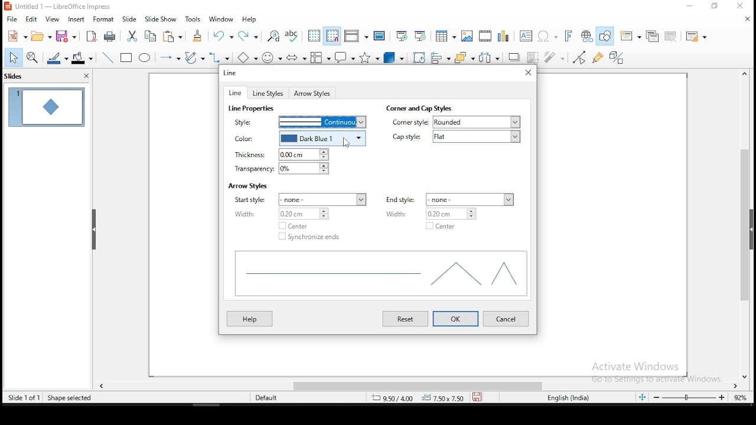 The width and height of the screenshot is (756, 425). I want to click on spell check, so click(294, 35).